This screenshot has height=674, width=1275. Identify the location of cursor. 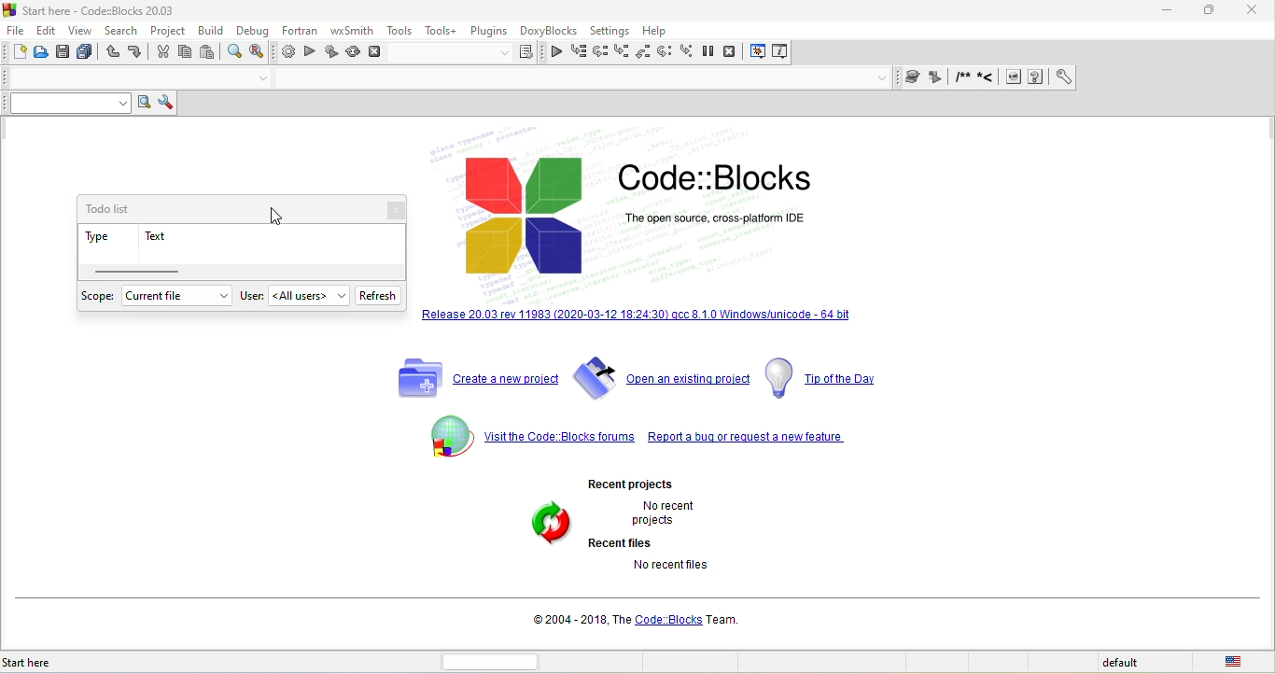
(274, 214).